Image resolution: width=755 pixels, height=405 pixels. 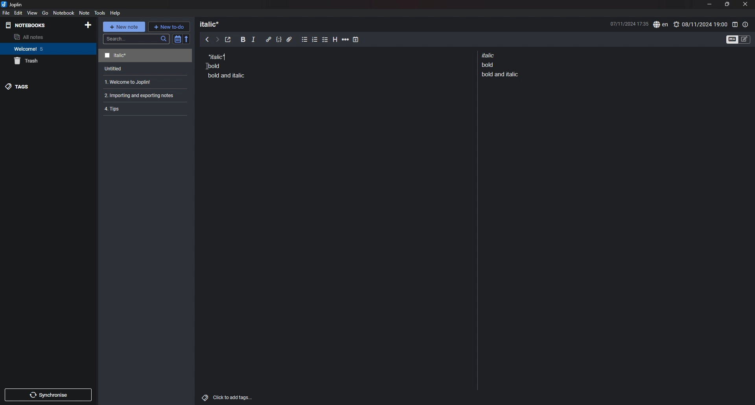 What do you see at coordinates (12, 4) in the screenshot?
I see `joplin` at bounding box center [12, 4].